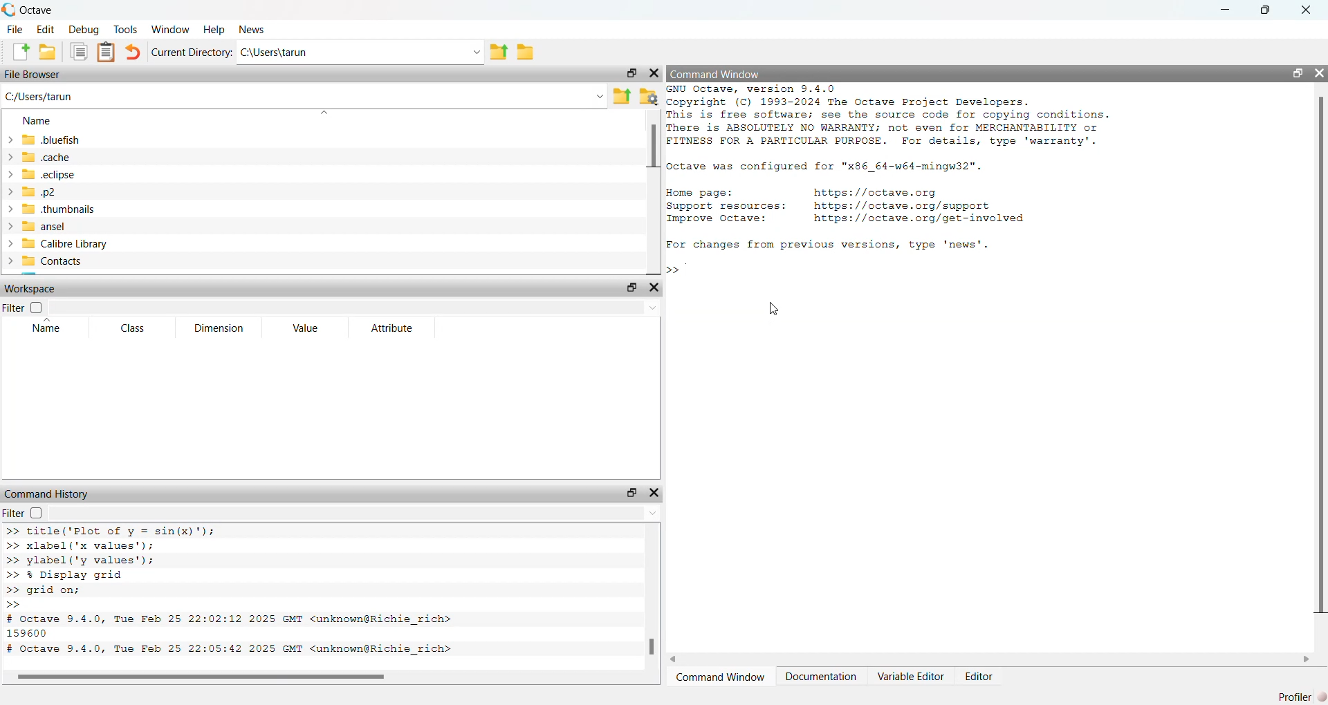 Image resolution: width=1328 pixels, height=705 pixels. What do you see at coordinates (1320, 355) in the screenshot?
I see `scroll bar` at bounding box center [1320, 355].